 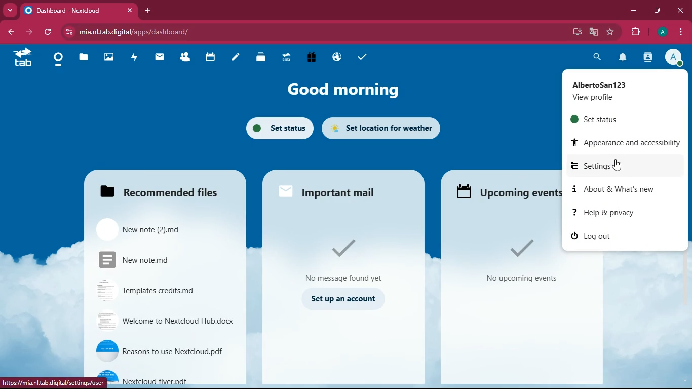 I want to click on important mail, so click(x=338, y=191).